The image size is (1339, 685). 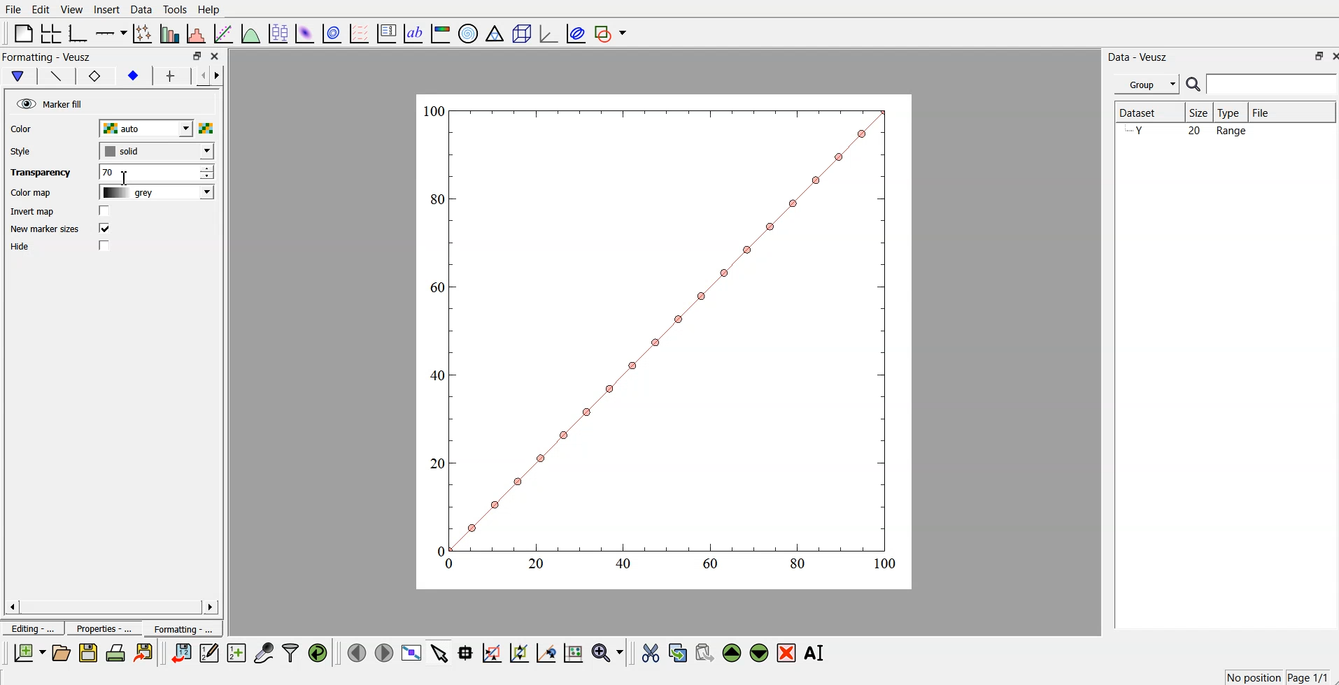 I want to click on Open, so click(x=61, y=652).